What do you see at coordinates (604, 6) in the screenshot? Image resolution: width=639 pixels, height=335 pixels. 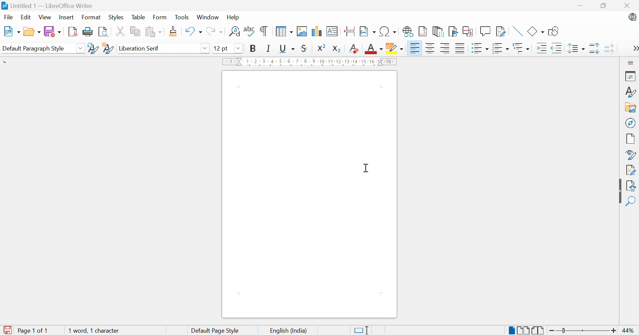 I see `Restore down` at bounding box center [604, 6].